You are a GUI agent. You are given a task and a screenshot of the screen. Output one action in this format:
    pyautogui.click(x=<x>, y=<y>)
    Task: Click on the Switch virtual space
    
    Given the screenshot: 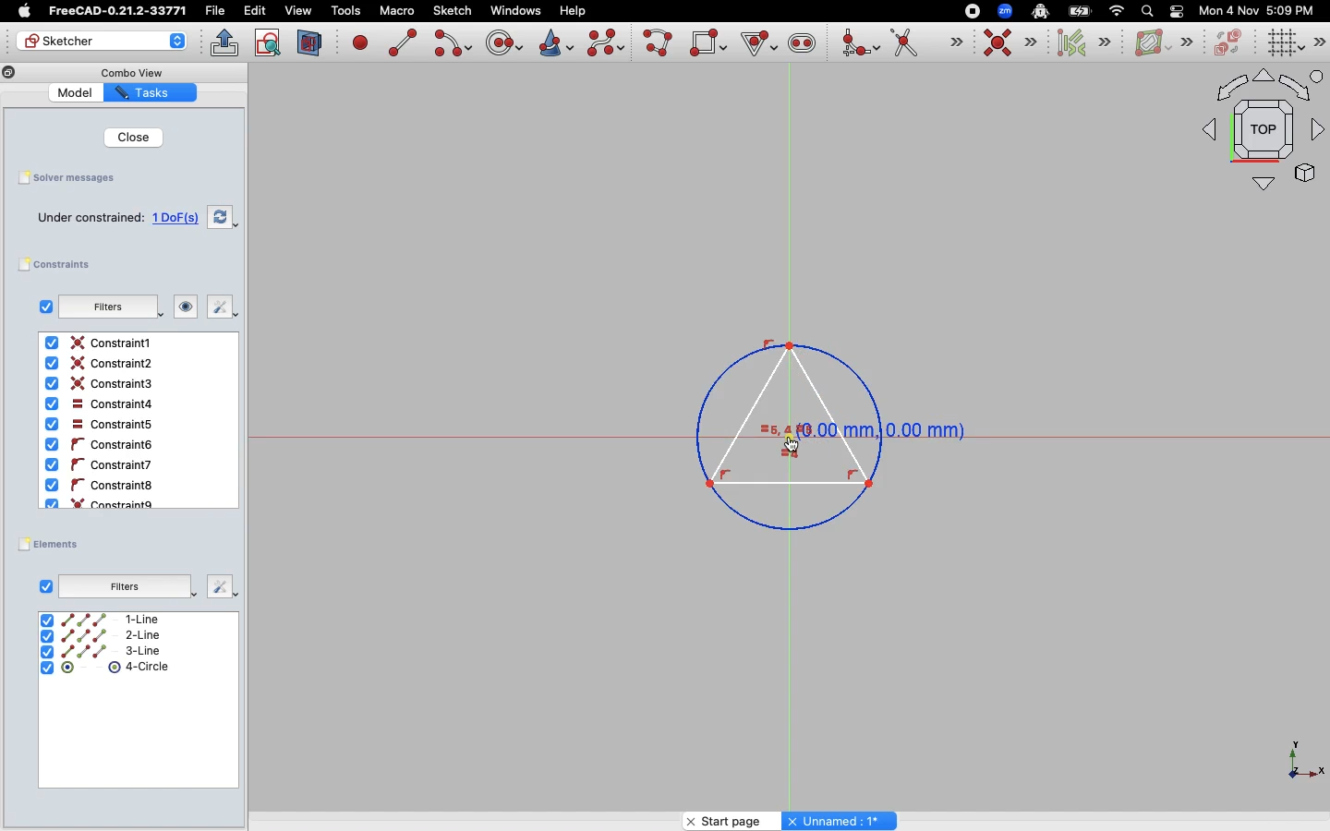 What is the action you would take?
    pyautogui.click(x=1230, y=43)
    